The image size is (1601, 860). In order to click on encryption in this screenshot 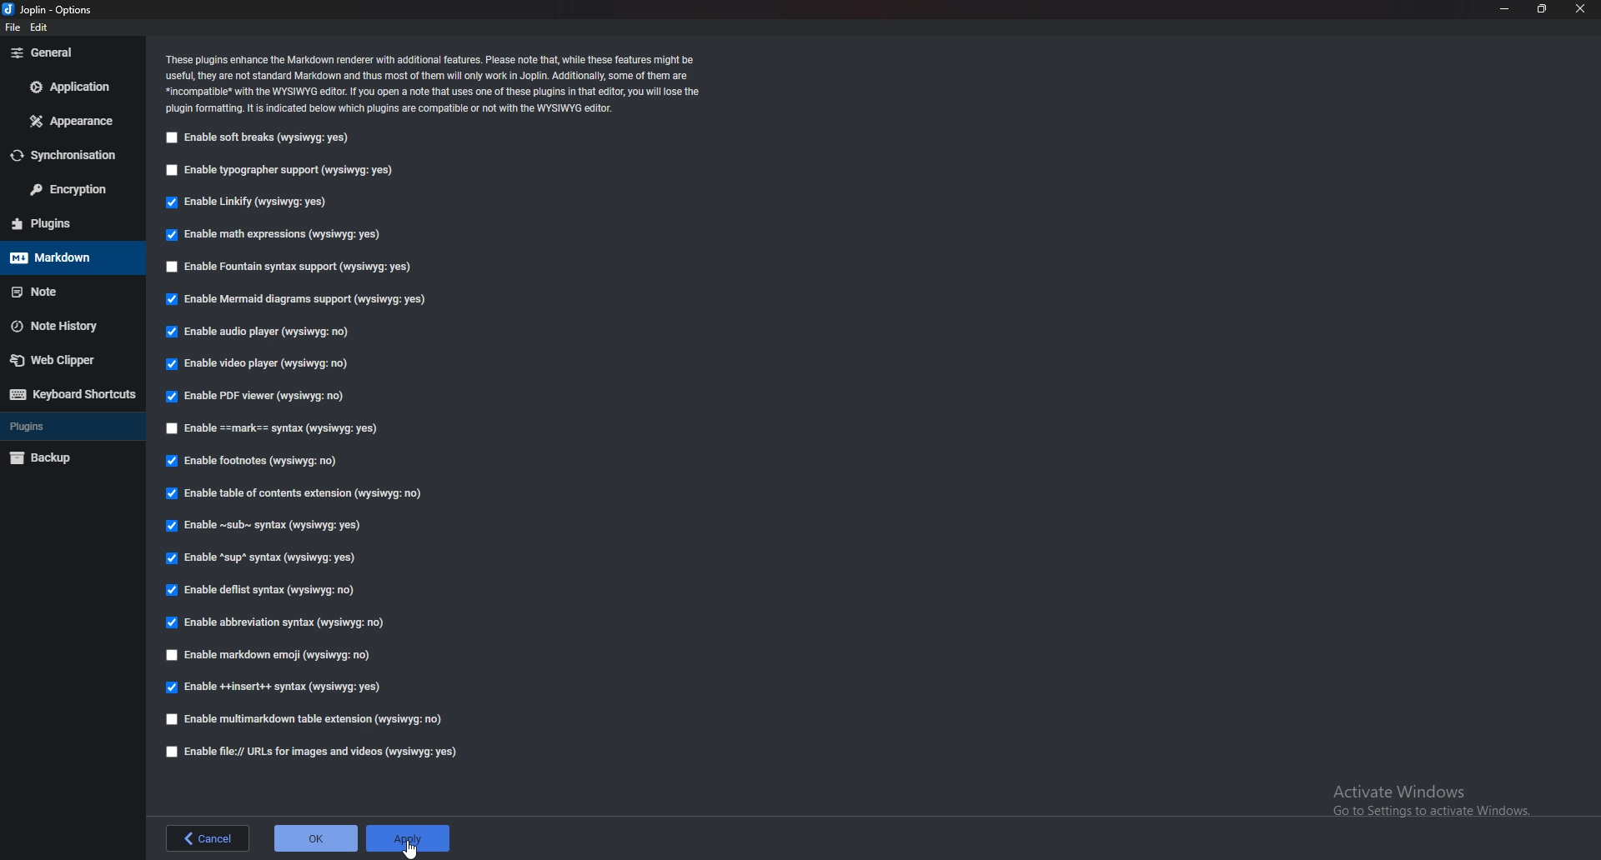, I will do `click(70, 188)`.